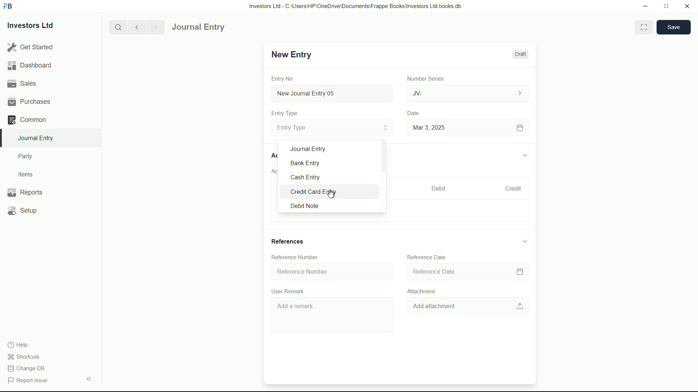  Describe the element at coordinates (666, 5) in the screenshot. I see `maximize` at that location.